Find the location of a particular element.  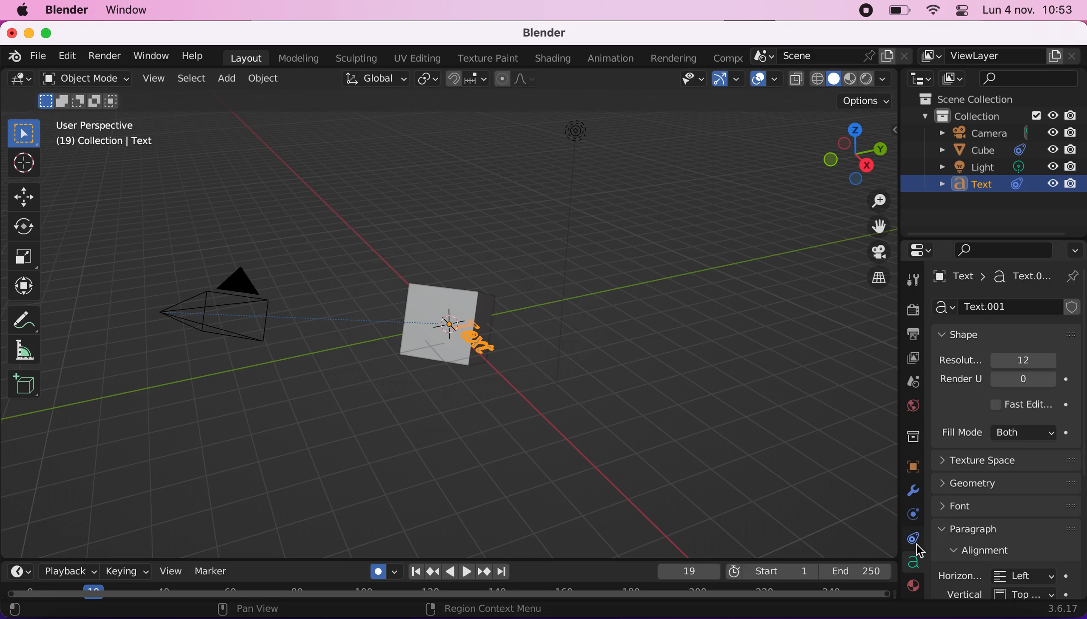

panel control is located at coordinates (960, 11).